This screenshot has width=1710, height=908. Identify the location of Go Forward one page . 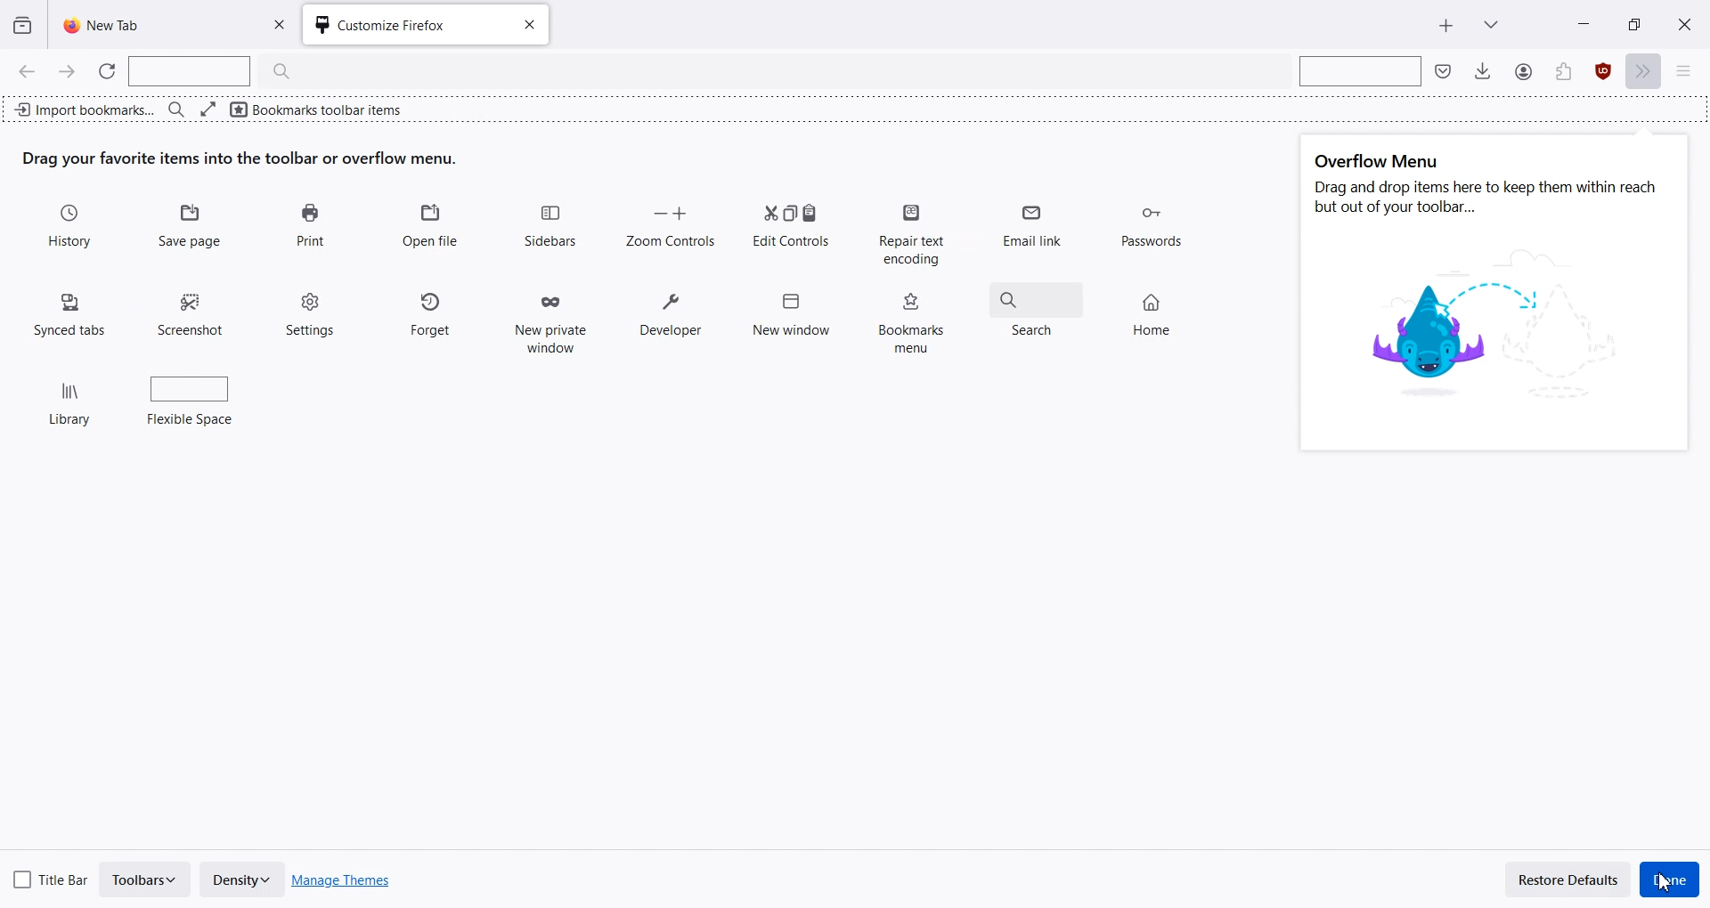
(69, 71).